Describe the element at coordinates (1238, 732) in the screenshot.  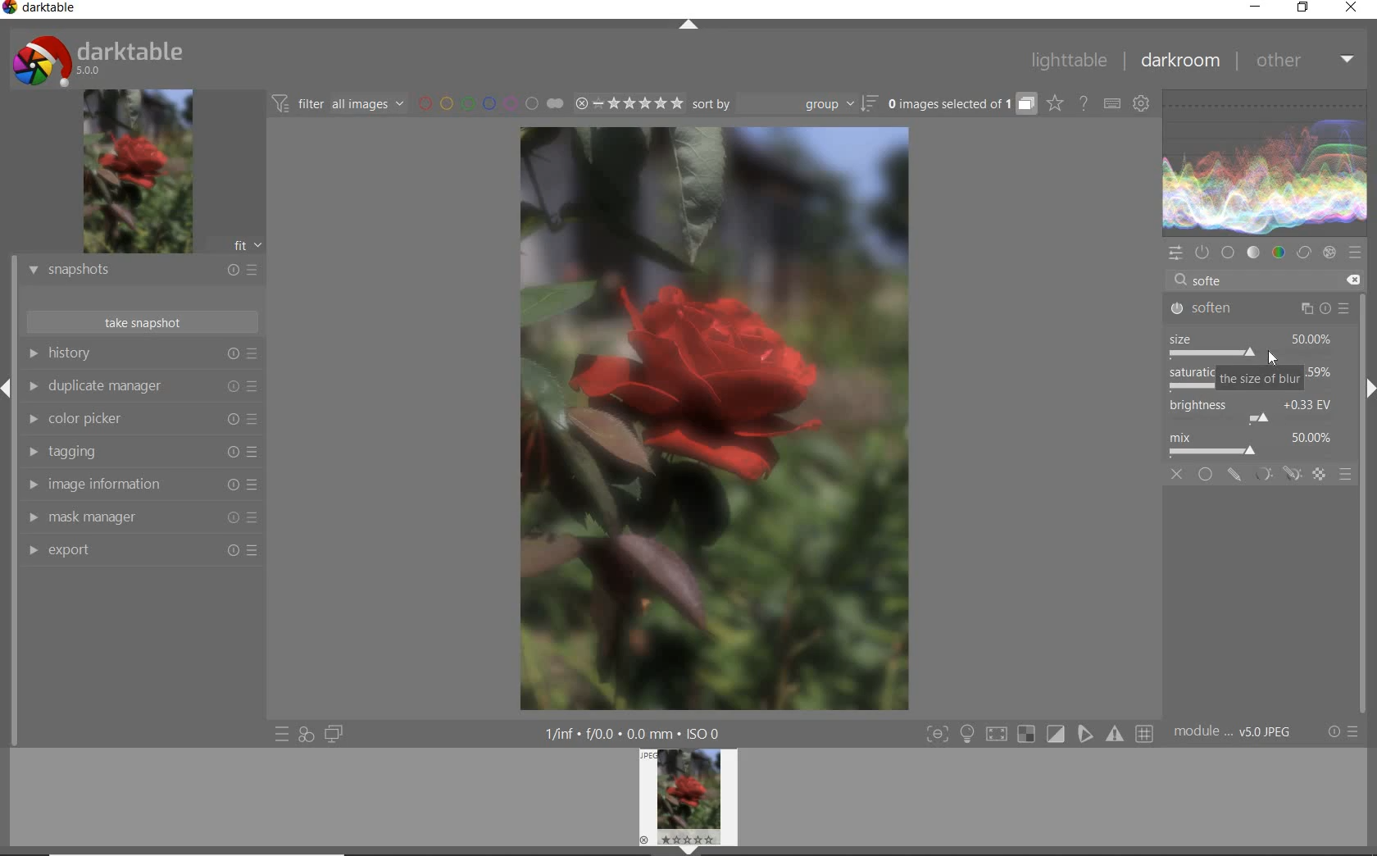
I see `module..v50JPEG` at that location.